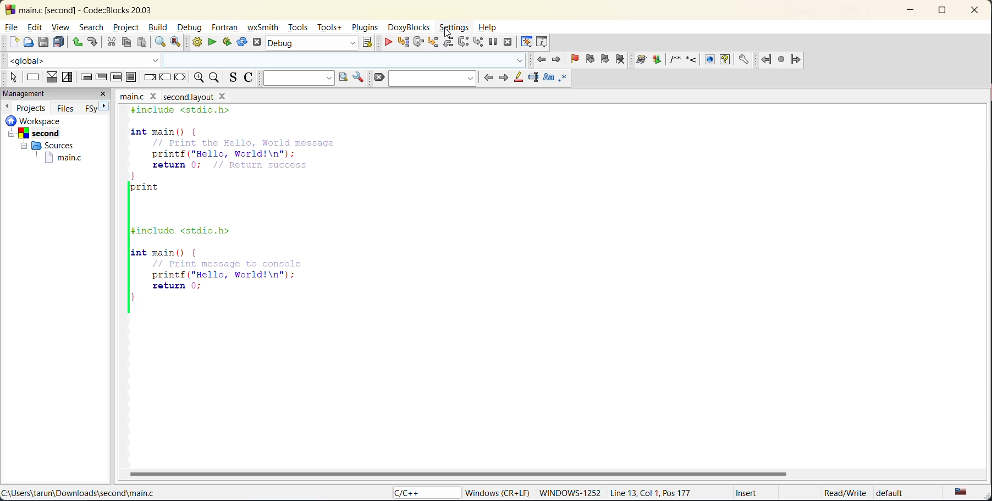  Describe the element at coordinates (131, 77) in the screenshot. I see `block instruction` at that location.